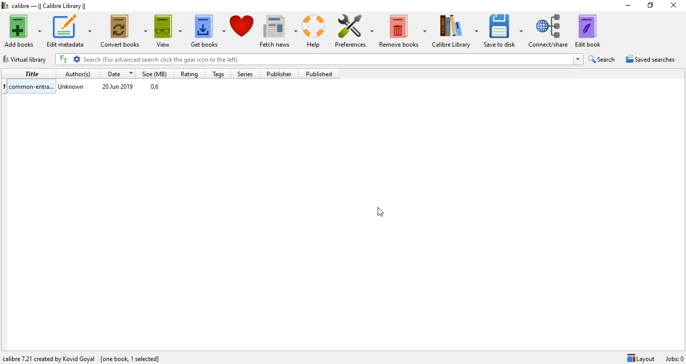 This screenshot has height=364, width=686. What do you see at coordinates (356, 28) in the screenshot?
I see `Preference` at bounding box center [356, 28].